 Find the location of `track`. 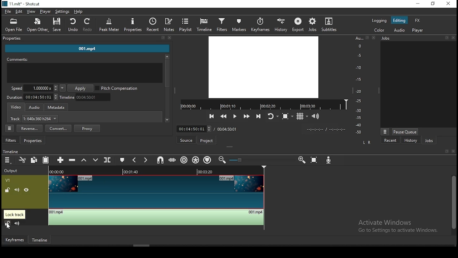

track is located at coordinates (34, 119).